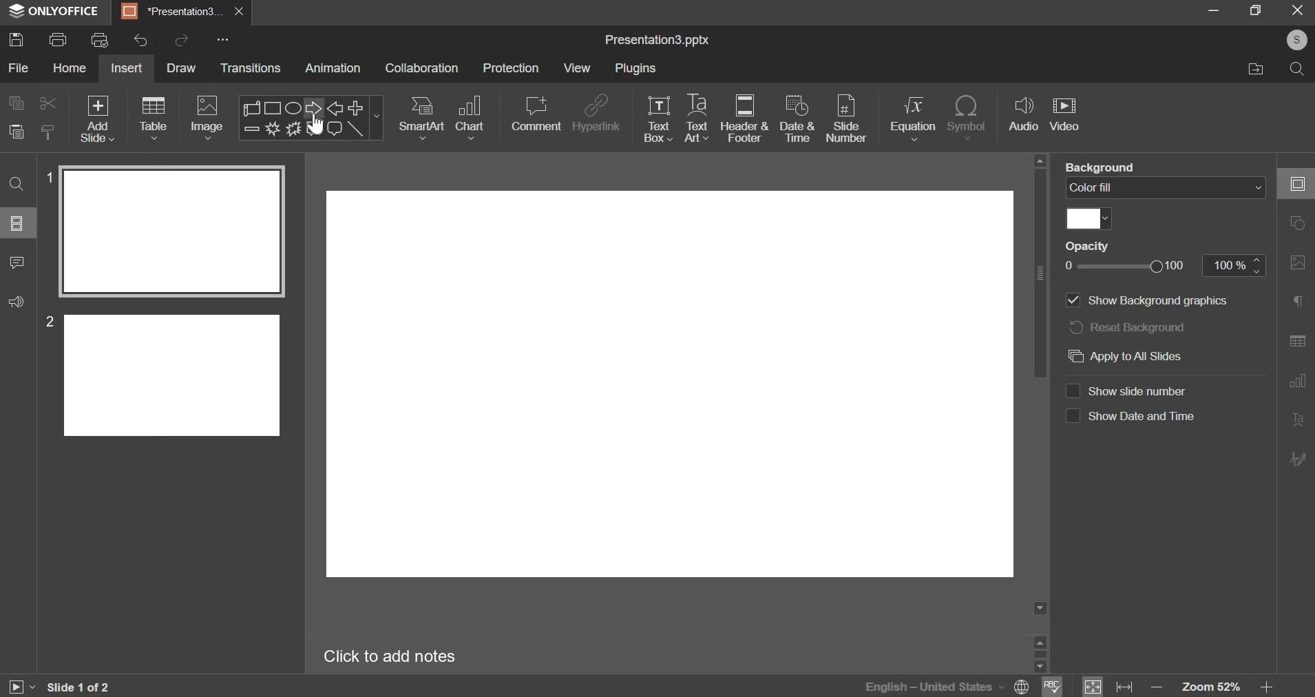  Describe the element at coordinates (1299, 72) in the screenshot. I see `search` at that location.